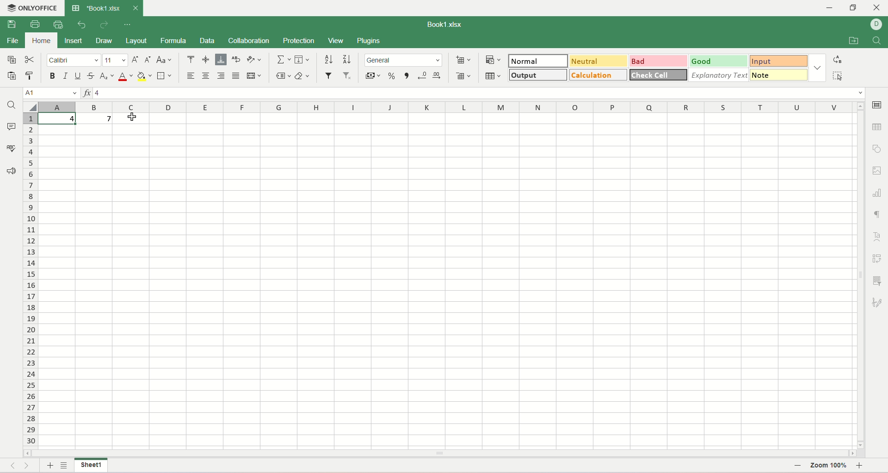  What do you see at coordinates (837, 60) in the screenshot?
I see `replace` at bounding box center [837, 60].